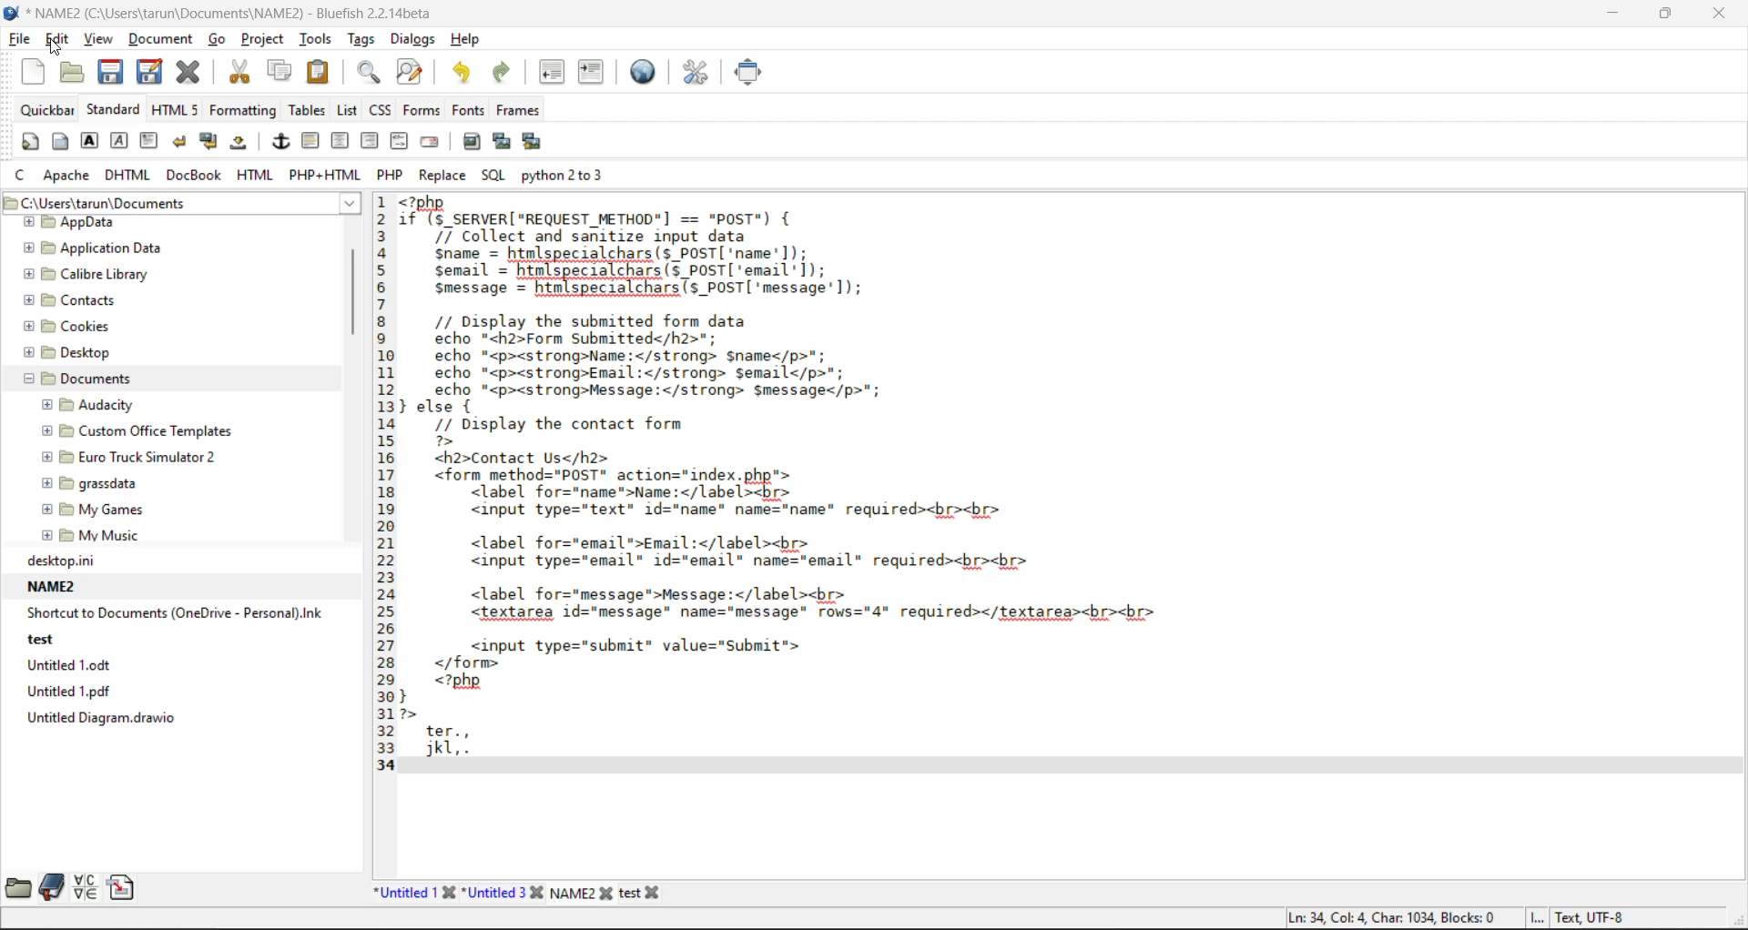 Image resolution: width=1748 pixels, height=930 pixels. I want to click on horizontal rule, so click(311, 140).